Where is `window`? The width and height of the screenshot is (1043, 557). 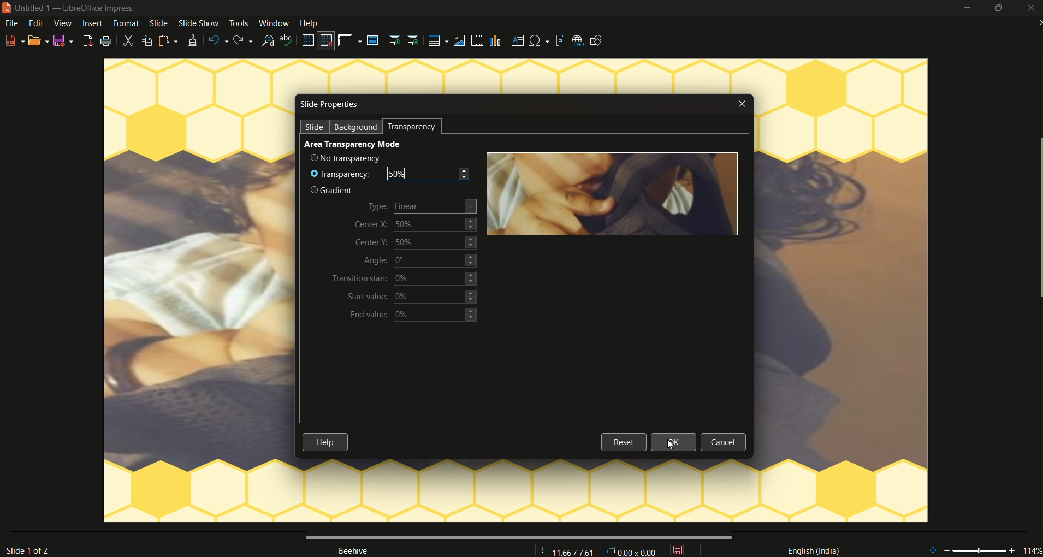
window is located at coordinates (275, 23).